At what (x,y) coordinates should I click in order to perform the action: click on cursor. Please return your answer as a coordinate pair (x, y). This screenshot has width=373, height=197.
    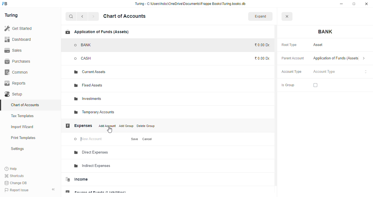
    Looking at the image, I should click on (109, 130).